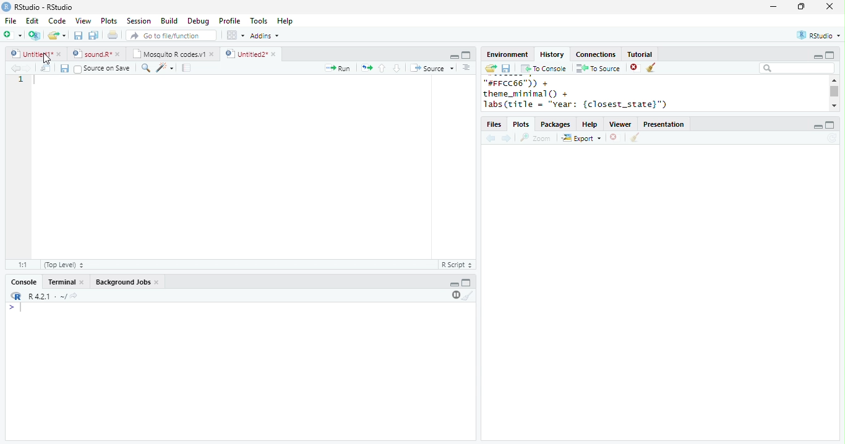  What do you see at coordinates (639, 54) in the screenshot?
I see `Tutorial` at bounding box center [639, 54].